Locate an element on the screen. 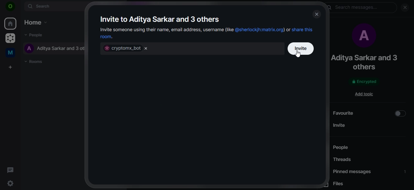  home is located at coordinates (35, 21).